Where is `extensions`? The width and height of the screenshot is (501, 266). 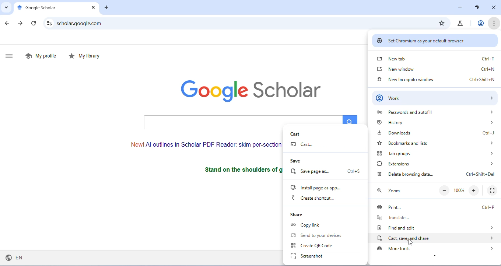 extensions is located at coordinates (435, 164).